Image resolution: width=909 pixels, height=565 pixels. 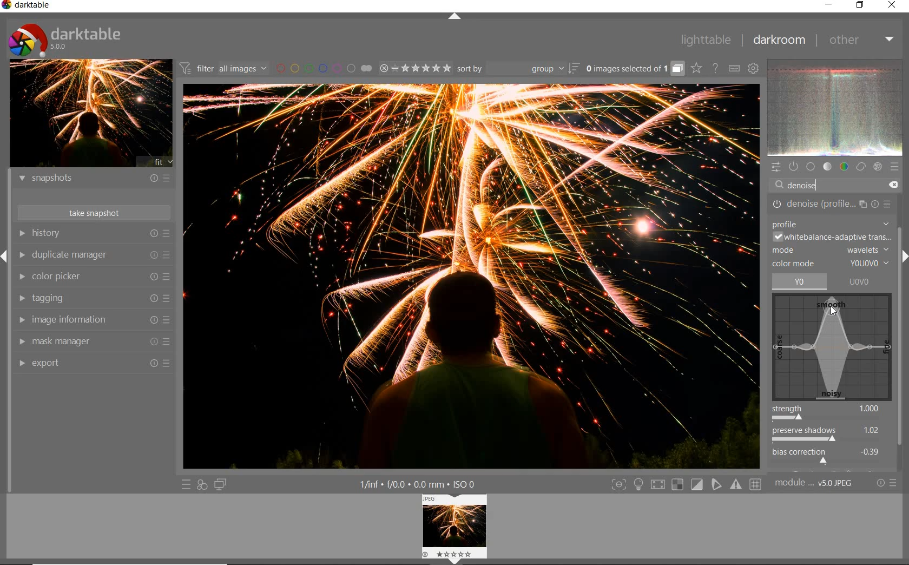 What do you see at coordinates (95, 234) in the screenshot?
I see `history` at bounding box center [95, 234].